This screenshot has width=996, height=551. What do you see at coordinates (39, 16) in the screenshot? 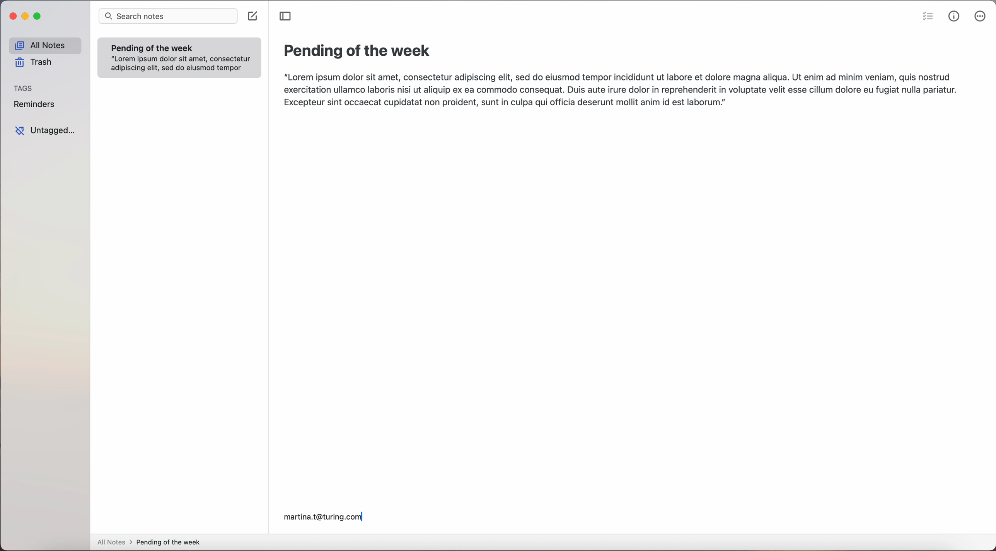
I see `maximize app` at bounding box center [39, 16].